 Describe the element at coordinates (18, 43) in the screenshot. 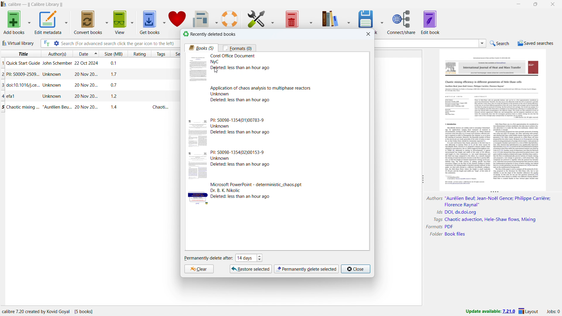

I see `virtual library` at that location.